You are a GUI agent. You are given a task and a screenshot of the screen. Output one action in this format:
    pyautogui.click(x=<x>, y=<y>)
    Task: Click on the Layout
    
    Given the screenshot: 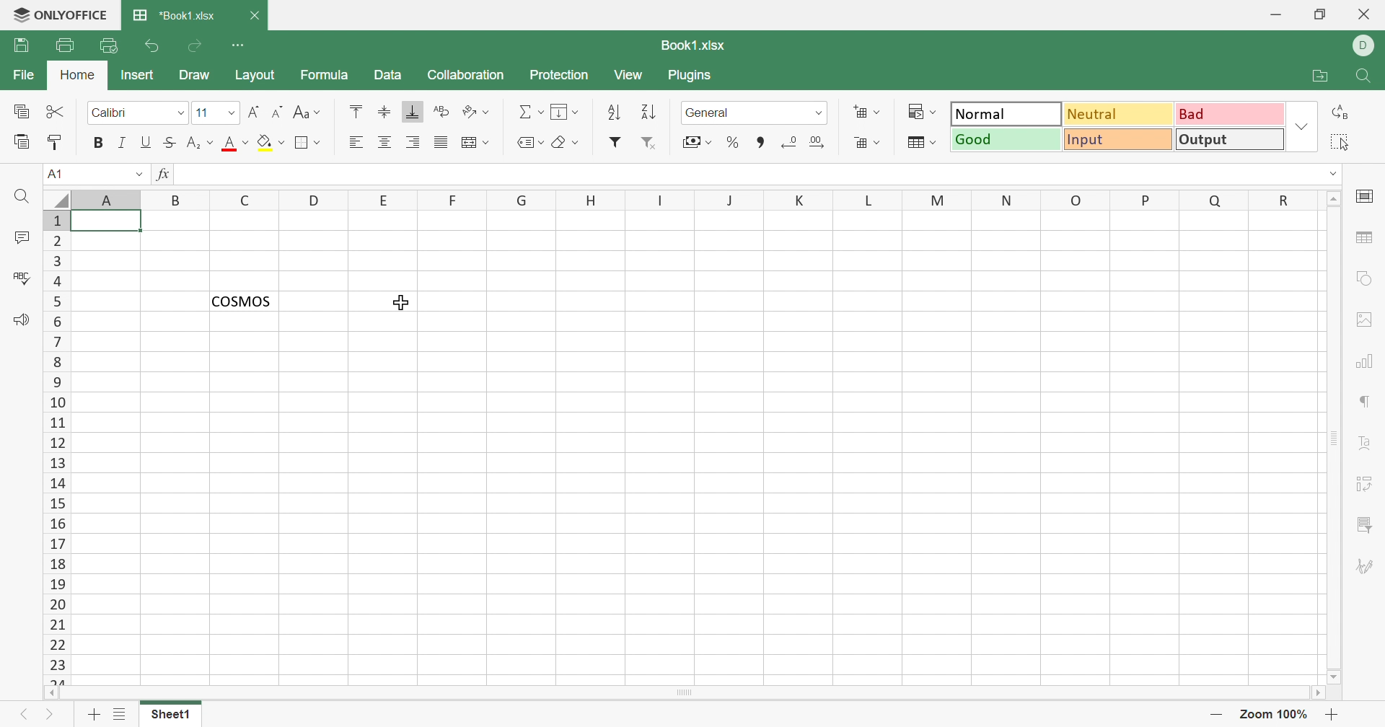 What is the action you would take?
    pyautogui.click(x=255, y=75)
    